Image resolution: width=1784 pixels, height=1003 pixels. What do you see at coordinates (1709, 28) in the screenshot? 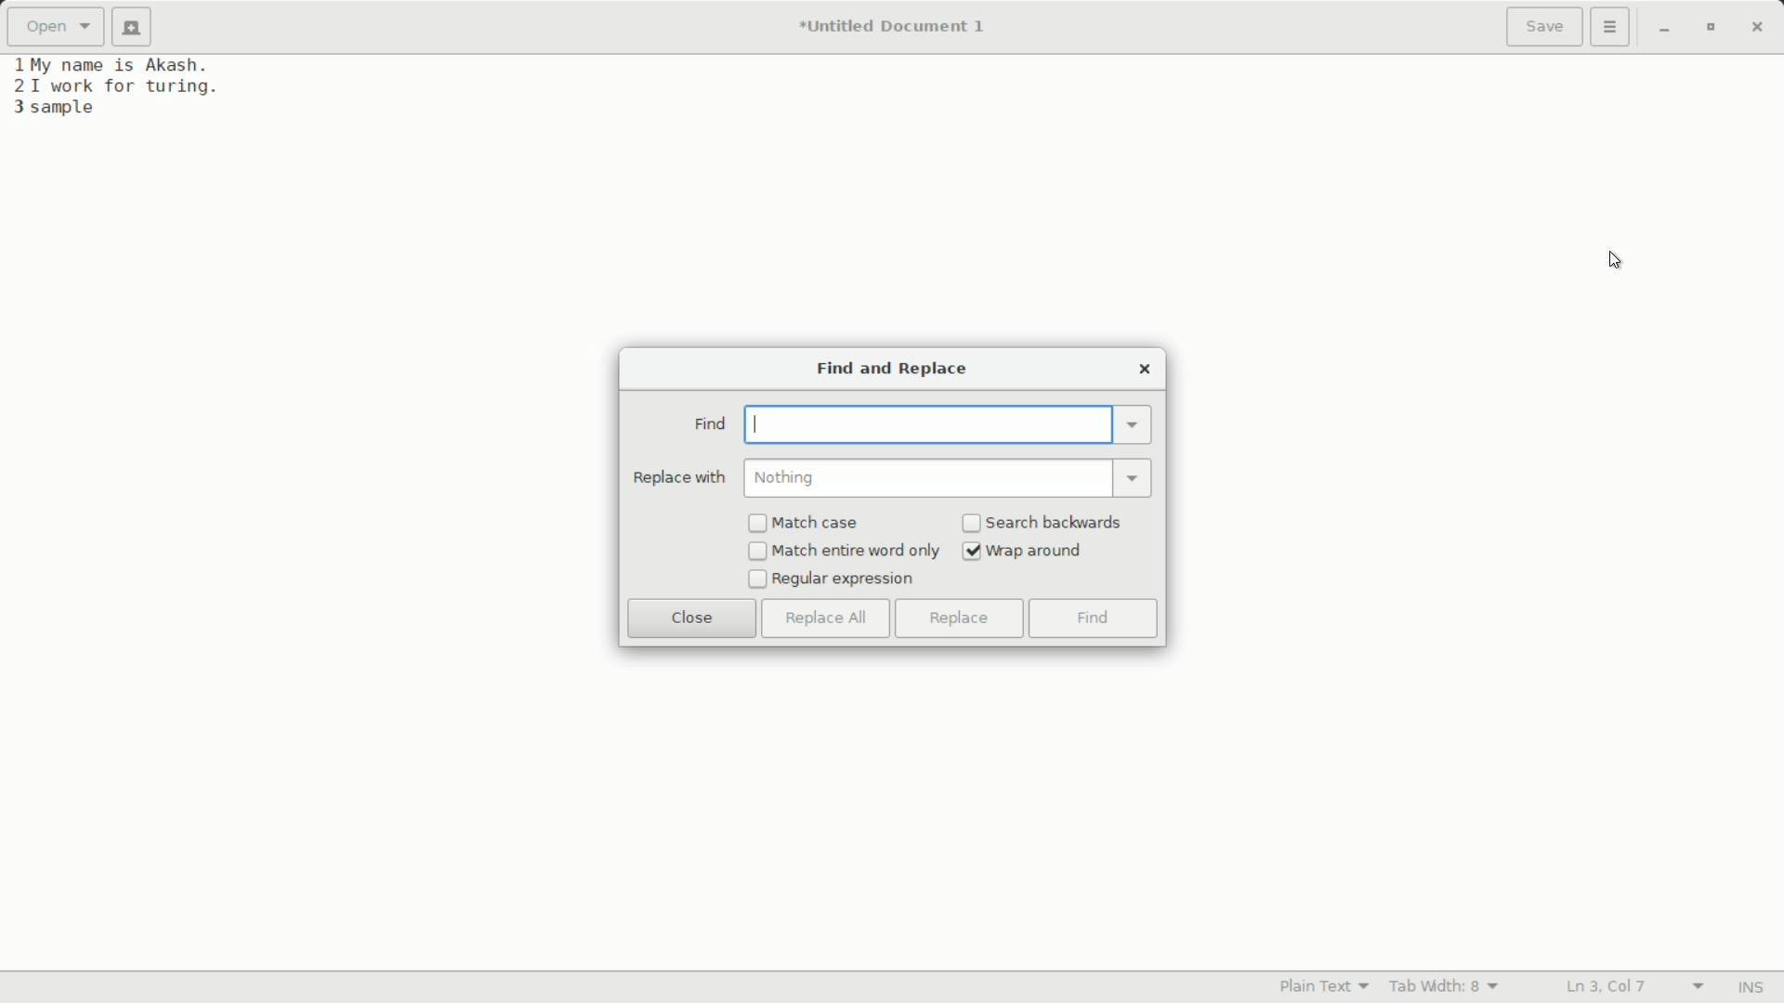
I see `maximize or restore` at bounding box center [1709, 28].